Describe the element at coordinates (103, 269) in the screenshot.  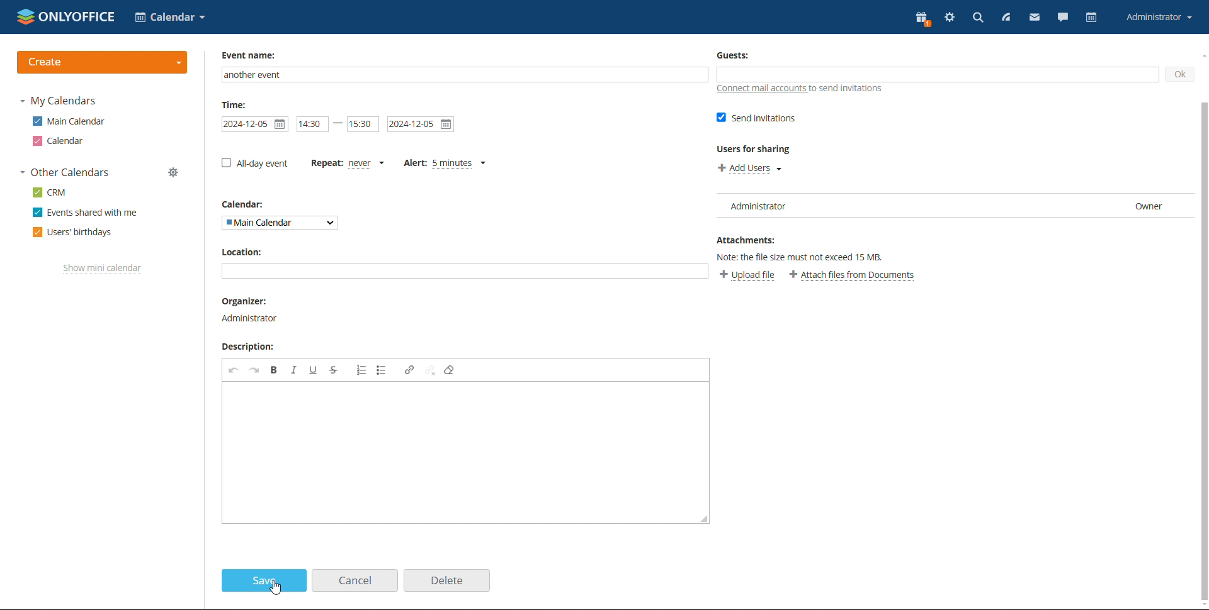
I see `show mini calendar` at that location.